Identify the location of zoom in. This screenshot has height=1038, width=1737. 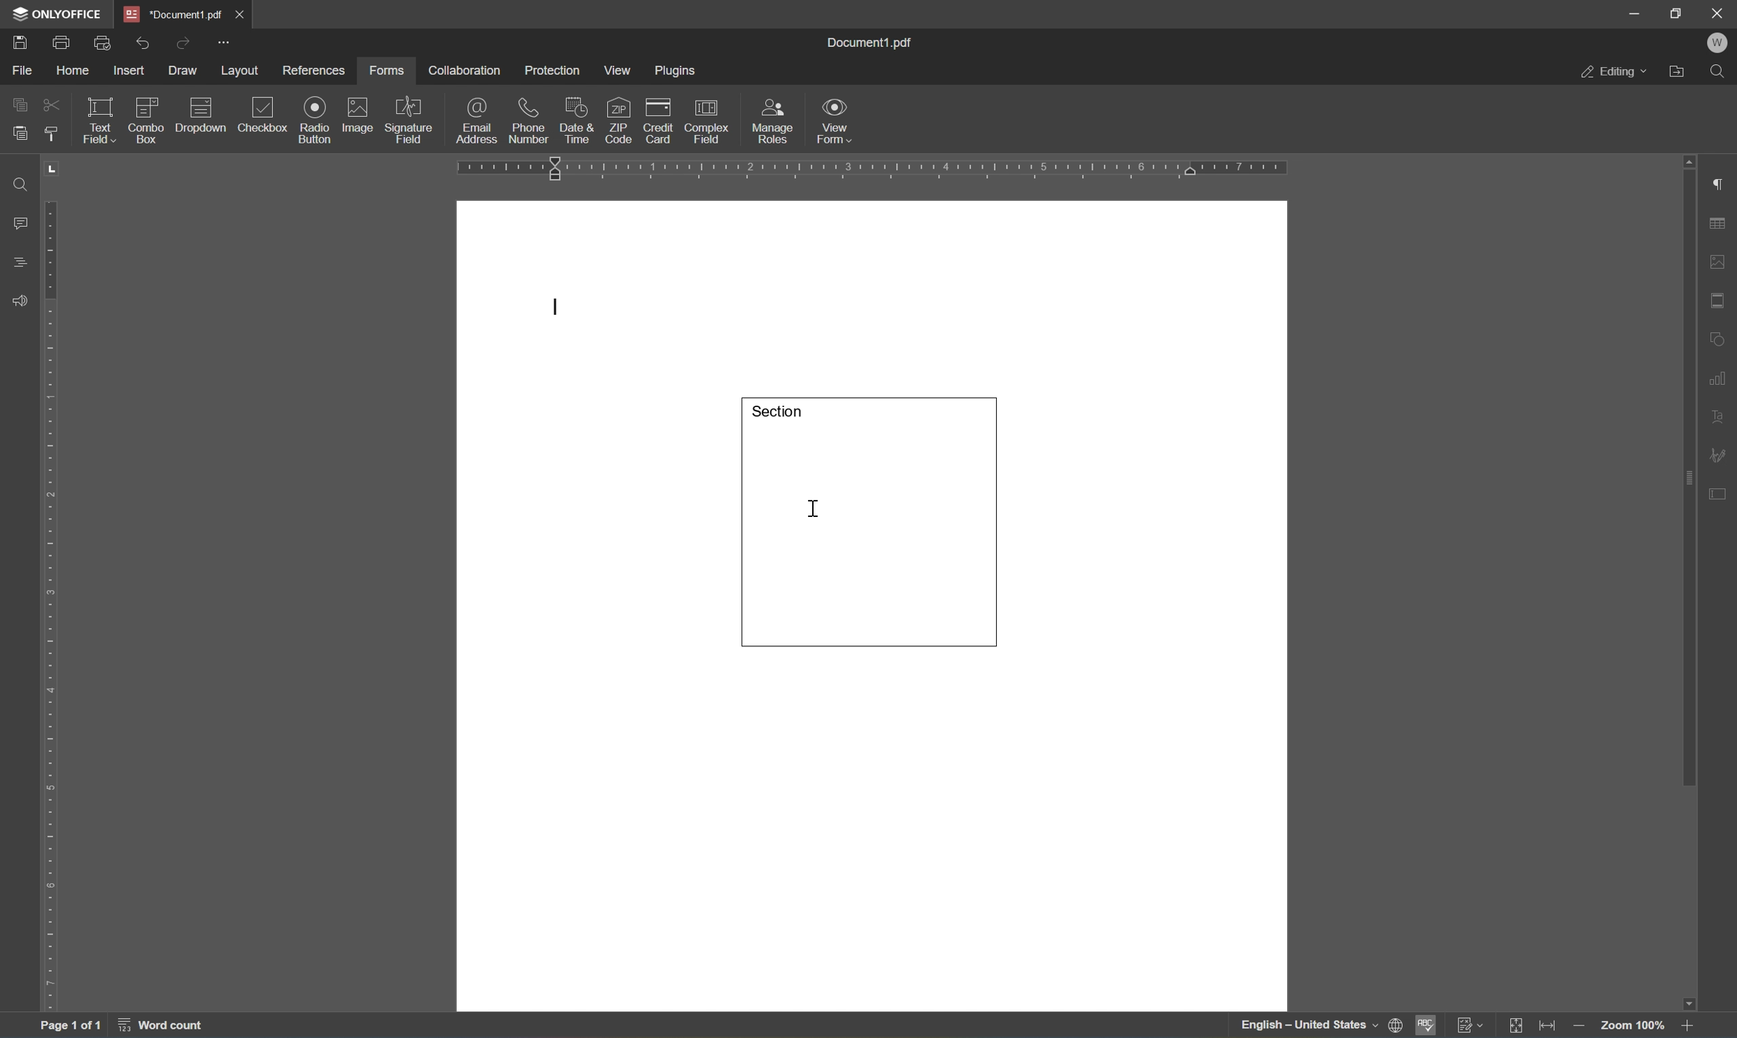
(1689, 1025).